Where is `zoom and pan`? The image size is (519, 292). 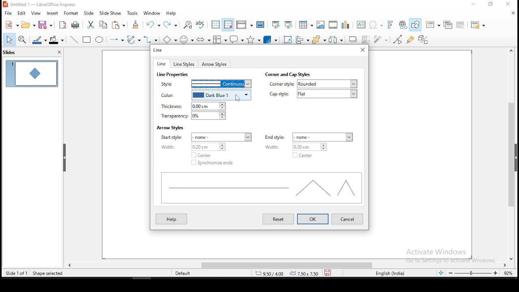 zoom and pan is located at coordinates (22, 41).